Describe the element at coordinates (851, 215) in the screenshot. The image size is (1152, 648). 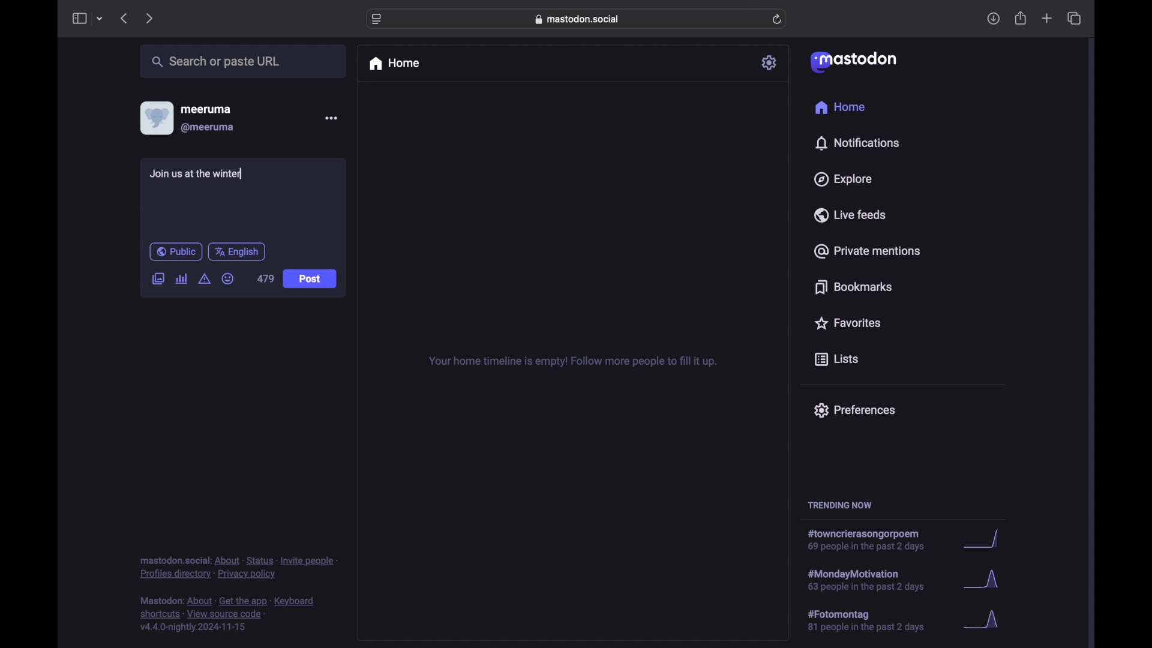
I see `live feeds` at that location.